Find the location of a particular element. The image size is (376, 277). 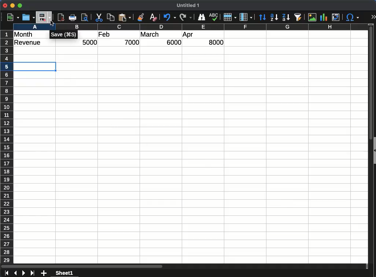

maximize is located at coordinates (21, 5).